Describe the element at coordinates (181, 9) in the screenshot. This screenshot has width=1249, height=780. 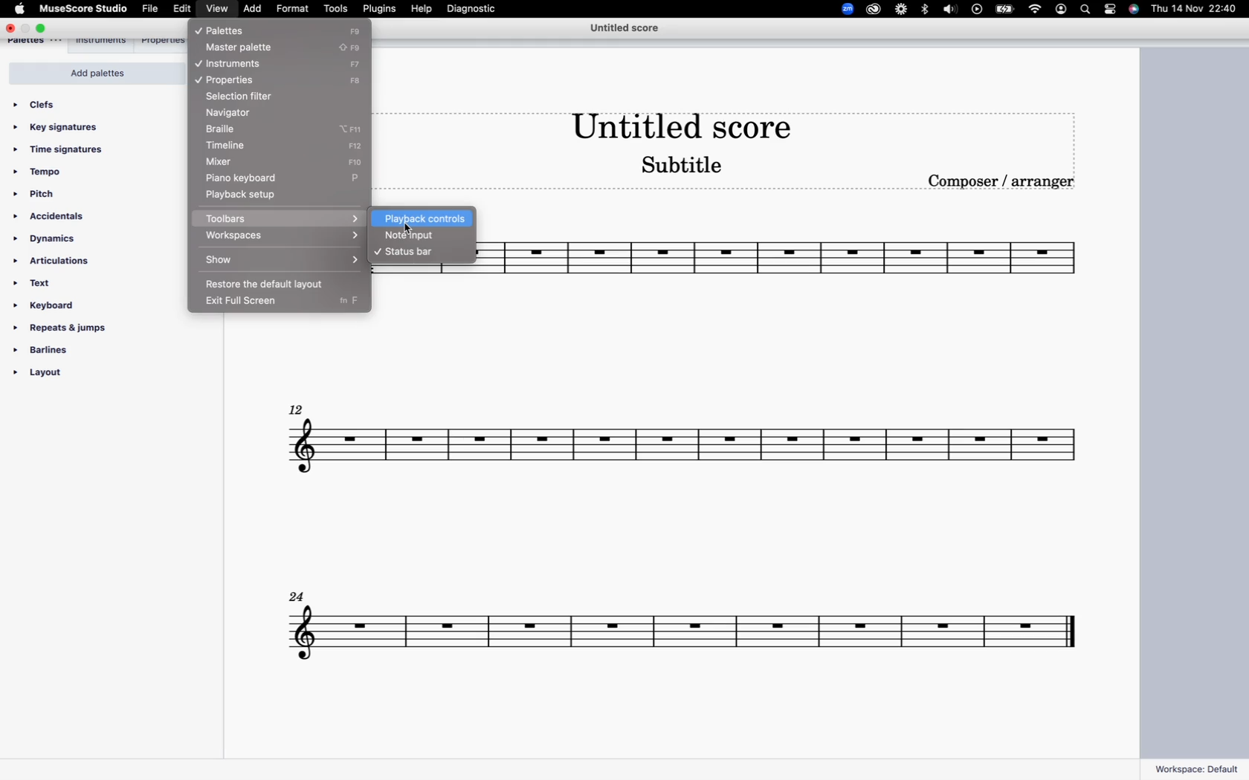
I see `edit` at that location.